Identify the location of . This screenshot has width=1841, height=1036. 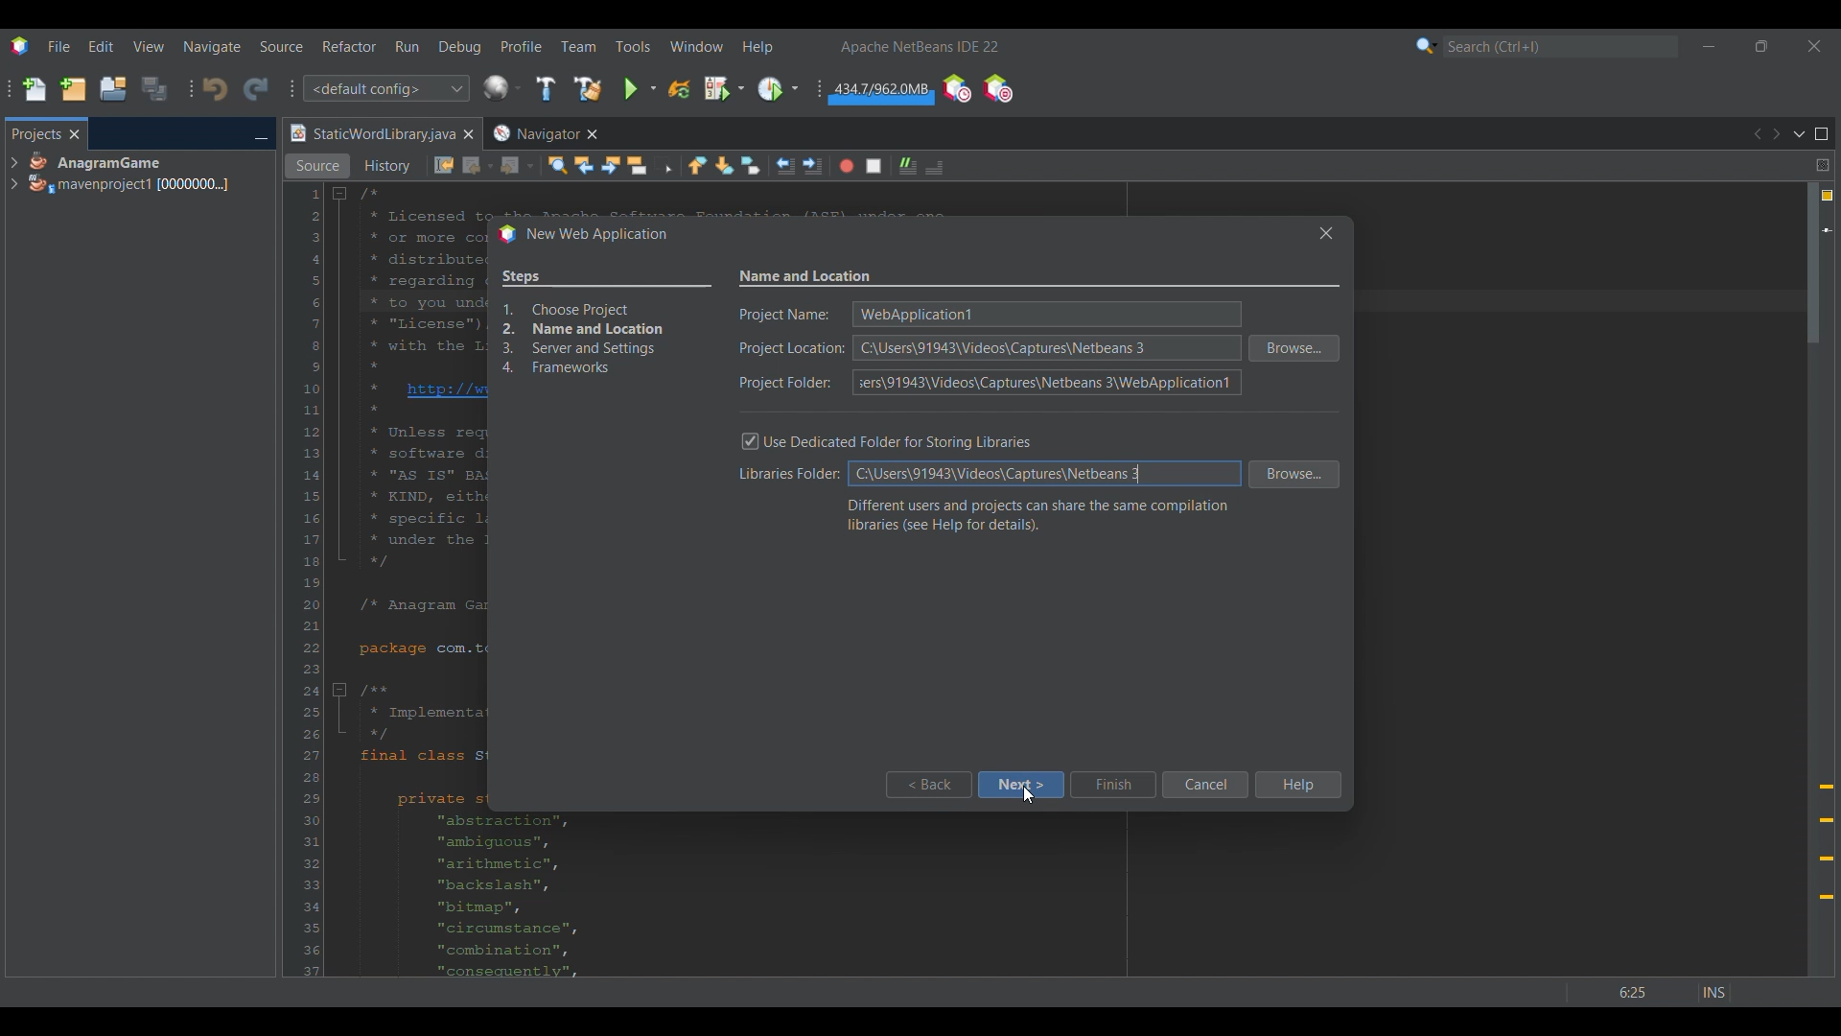
(1026, 797).